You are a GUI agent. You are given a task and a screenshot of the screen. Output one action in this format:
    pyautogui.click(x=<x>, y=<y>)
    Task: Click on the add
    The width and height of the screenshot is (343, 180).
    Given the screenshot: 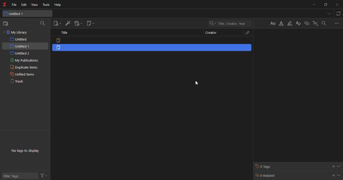 What is the action you would take?
    pyautogui.click(x=333, y=175)
    